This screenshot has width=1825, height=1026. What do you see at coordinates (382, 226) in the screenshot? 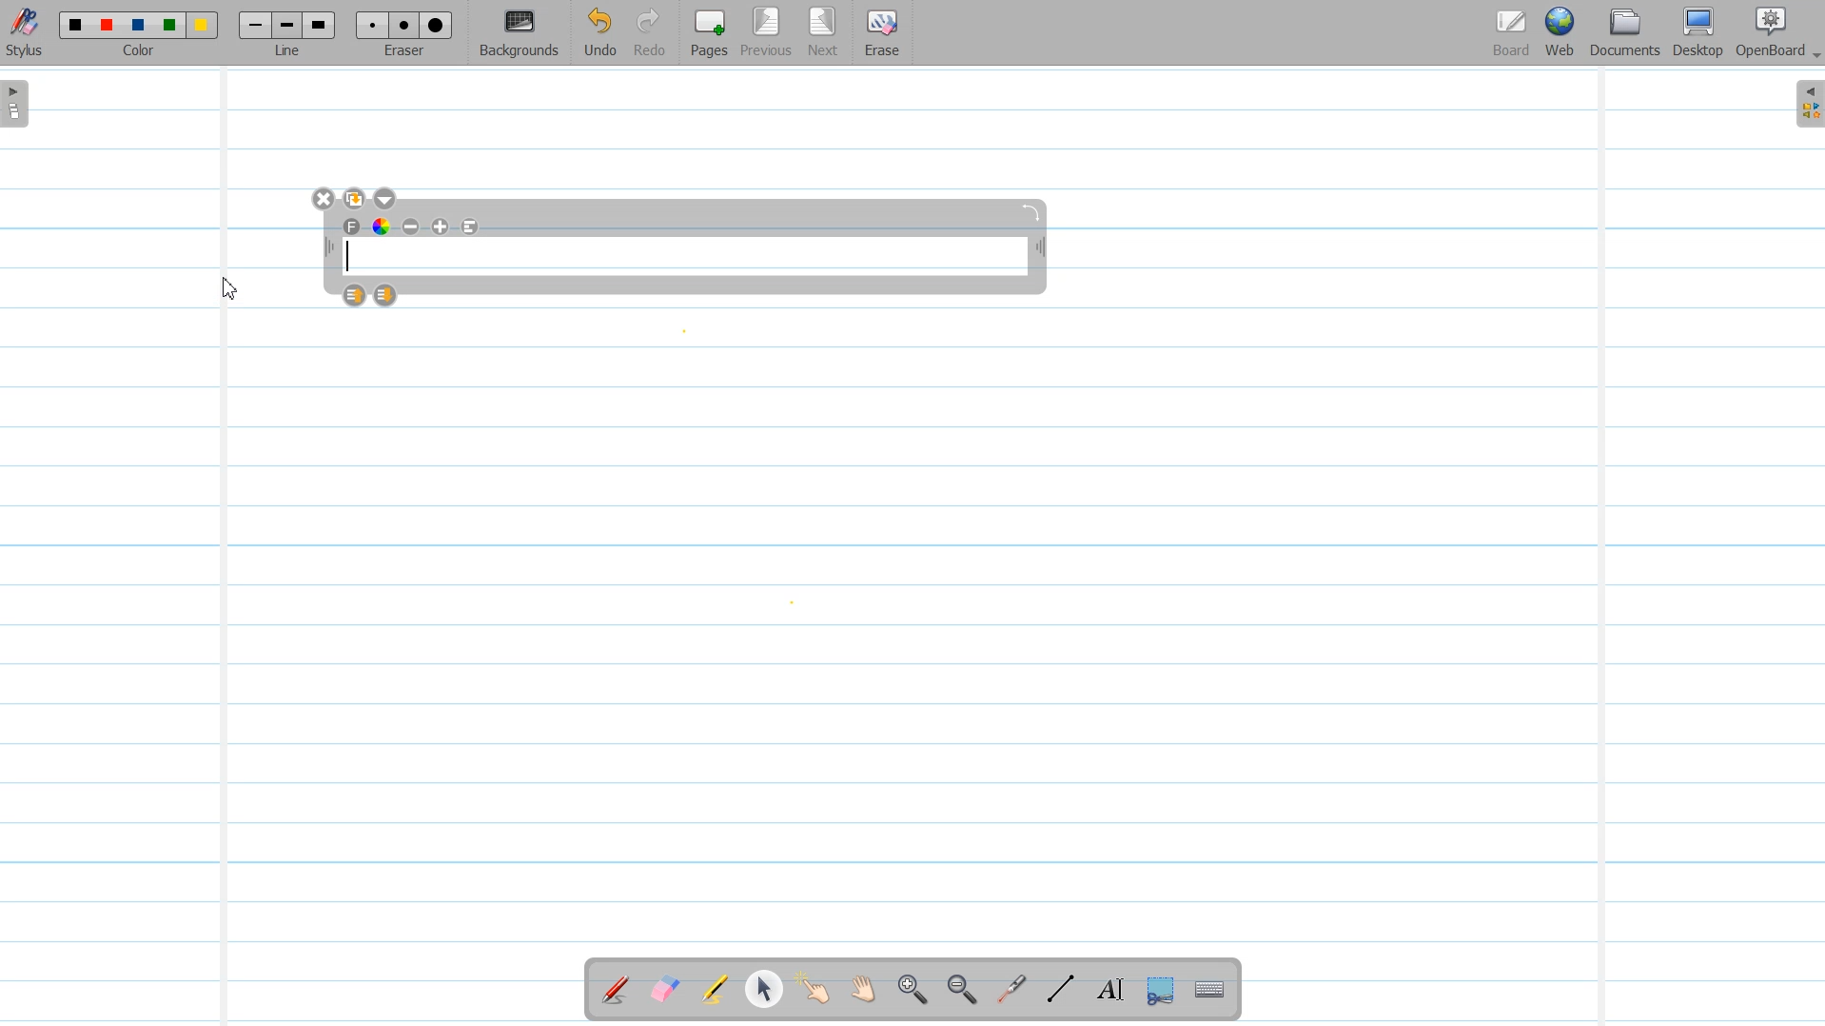
I see `Text Color` at bounding box center [382, 226].